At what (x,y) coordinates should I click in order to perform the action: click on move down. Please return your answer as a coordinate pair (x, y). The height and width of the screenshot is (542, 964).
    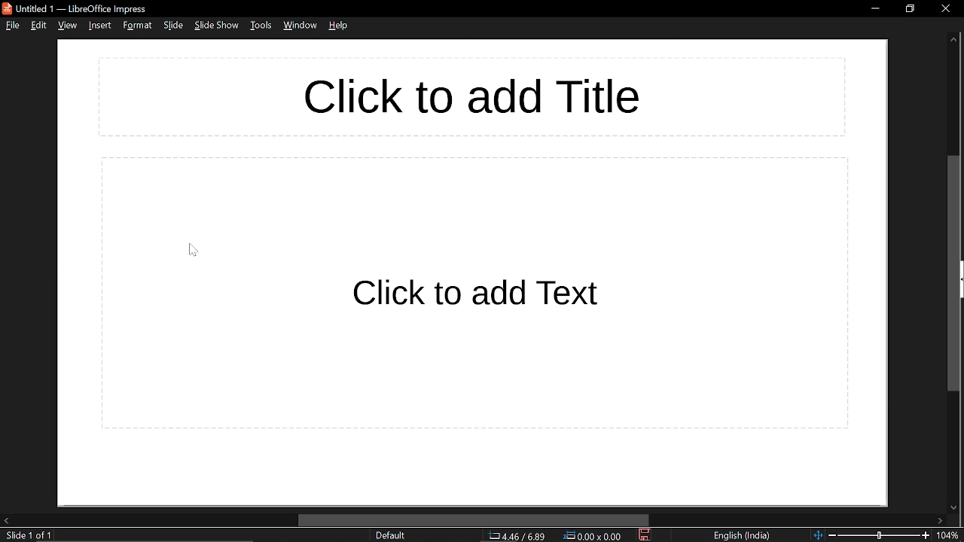
    Looking at the image, I should click on (956, 504).